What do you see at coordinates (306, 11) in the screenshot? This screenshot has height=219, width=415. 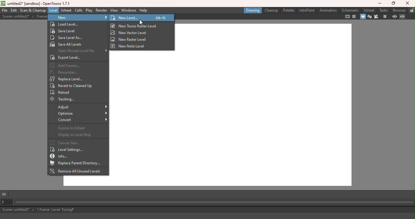 I see `InknPaint` at bounding box center [306, 11].